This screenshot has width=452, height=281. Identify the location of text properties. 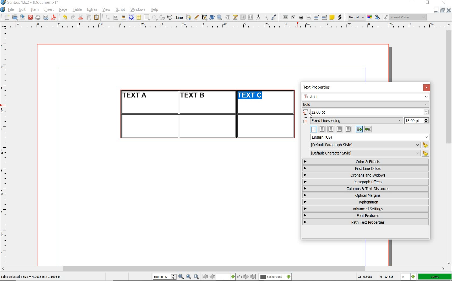
(319, 87).